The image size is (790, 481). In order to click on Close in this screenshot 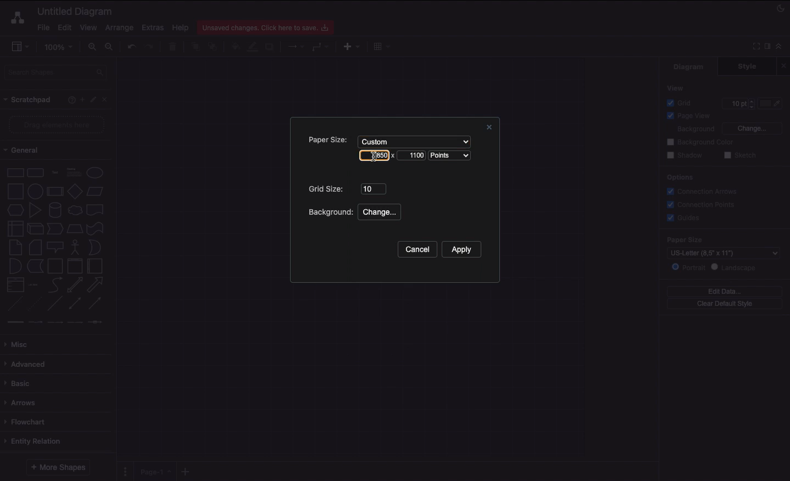, I will do `click(785, 65)`.